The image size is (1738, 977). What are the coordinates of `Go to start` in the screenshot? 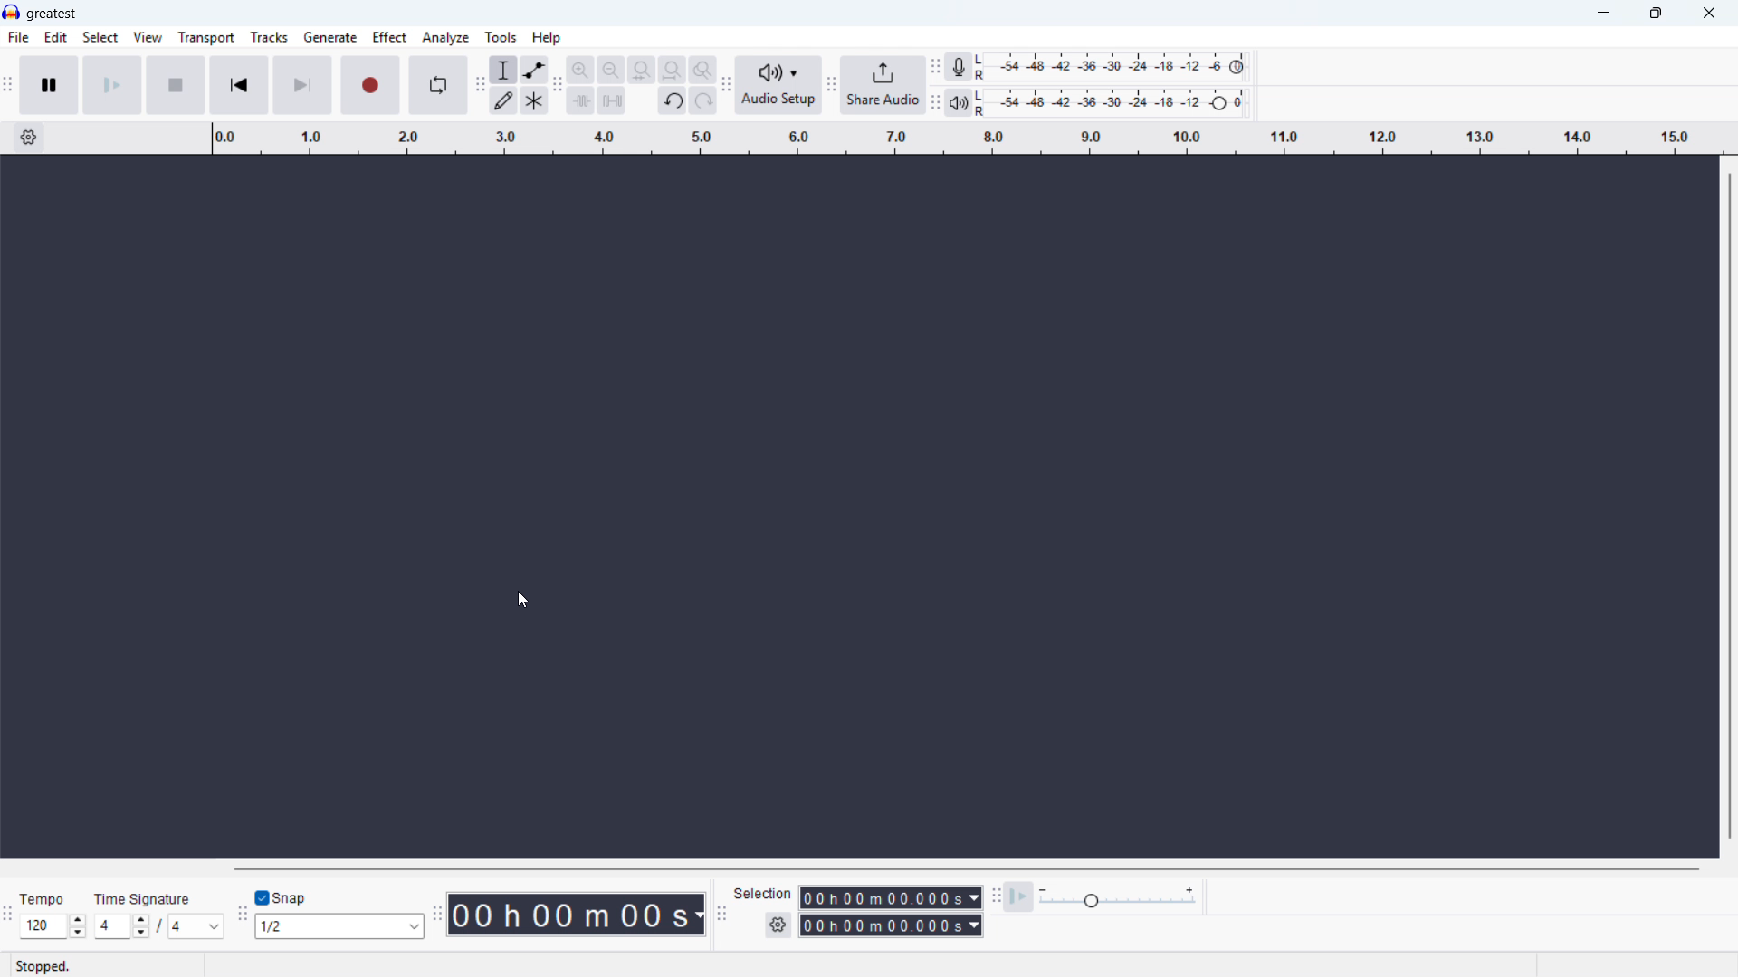 It's located at (240, 85).